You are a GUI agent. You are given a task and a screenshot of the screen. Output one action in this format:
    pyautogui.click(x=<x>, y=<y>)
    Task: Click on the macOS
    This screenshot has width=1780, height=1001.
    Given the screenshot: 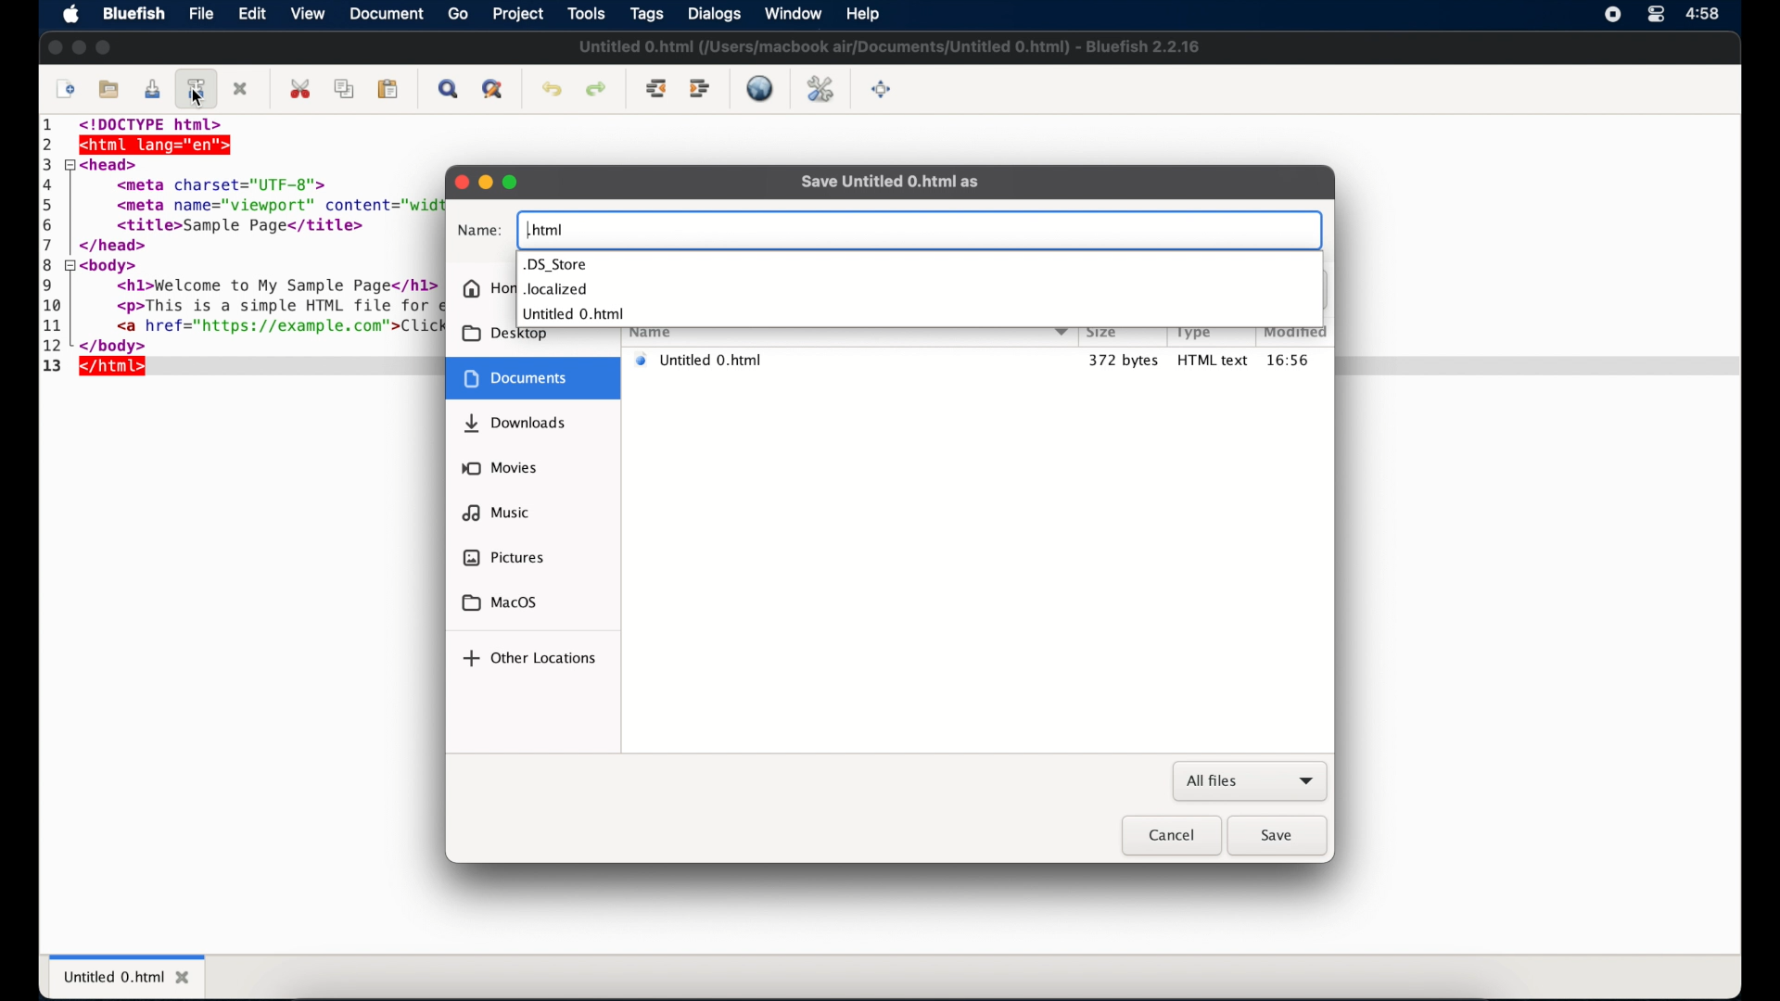 What is the action you would take?
    pyautogui.click(x=500, y=603)
    